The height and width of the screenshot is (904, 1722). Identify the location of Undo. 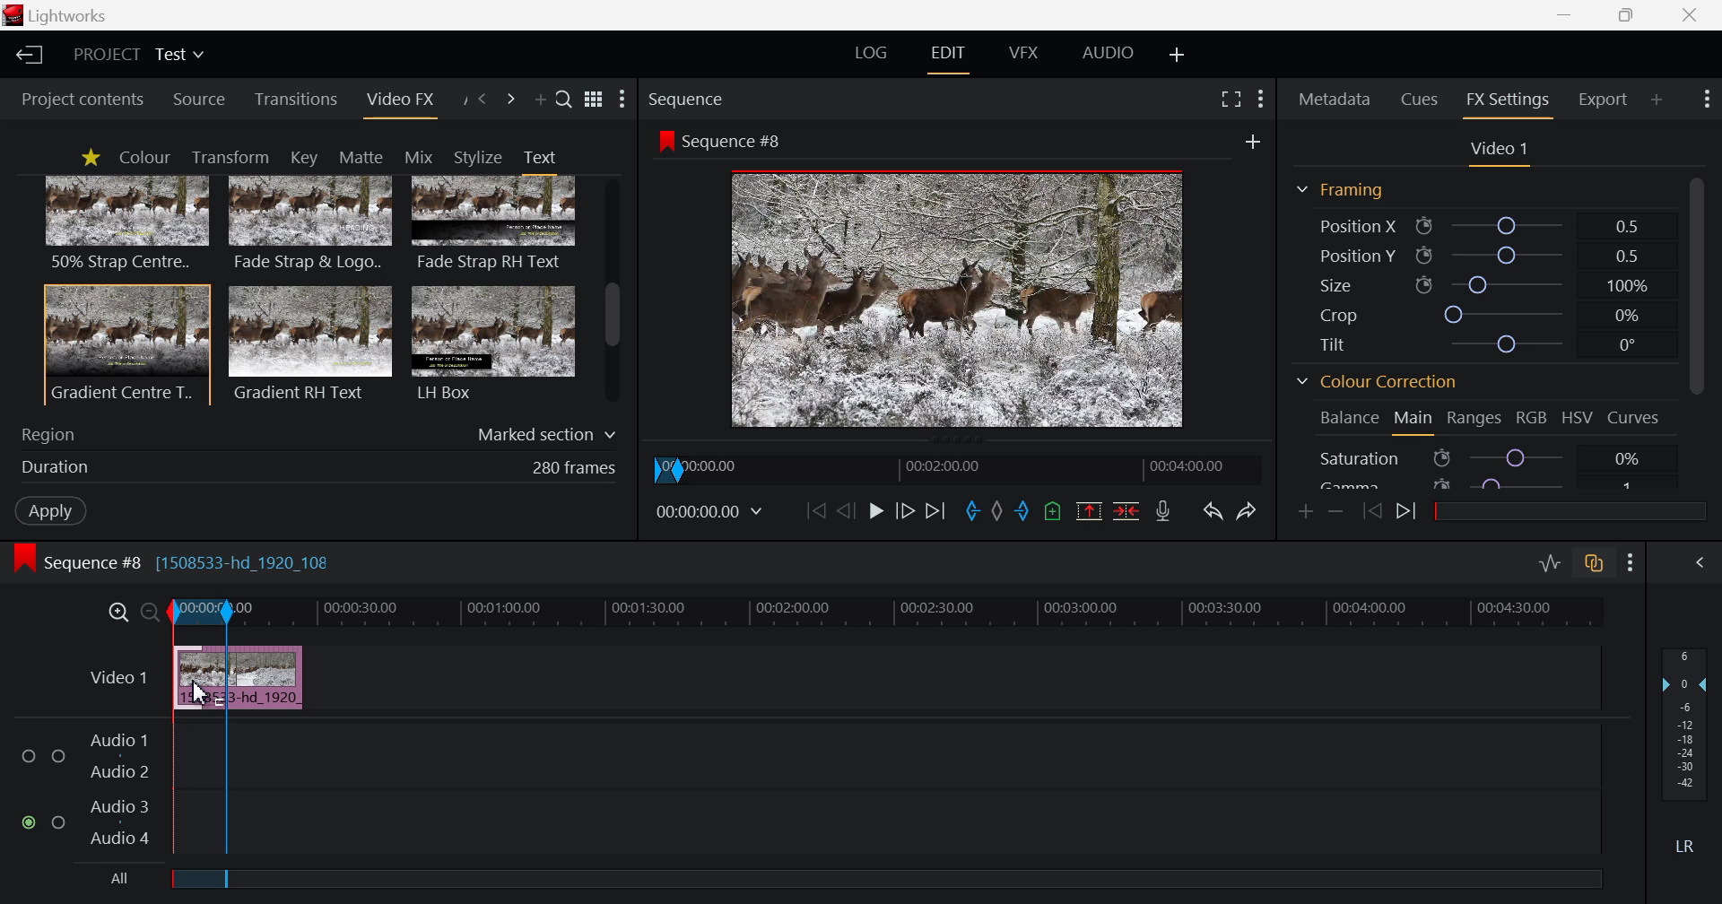
(1213, 511).